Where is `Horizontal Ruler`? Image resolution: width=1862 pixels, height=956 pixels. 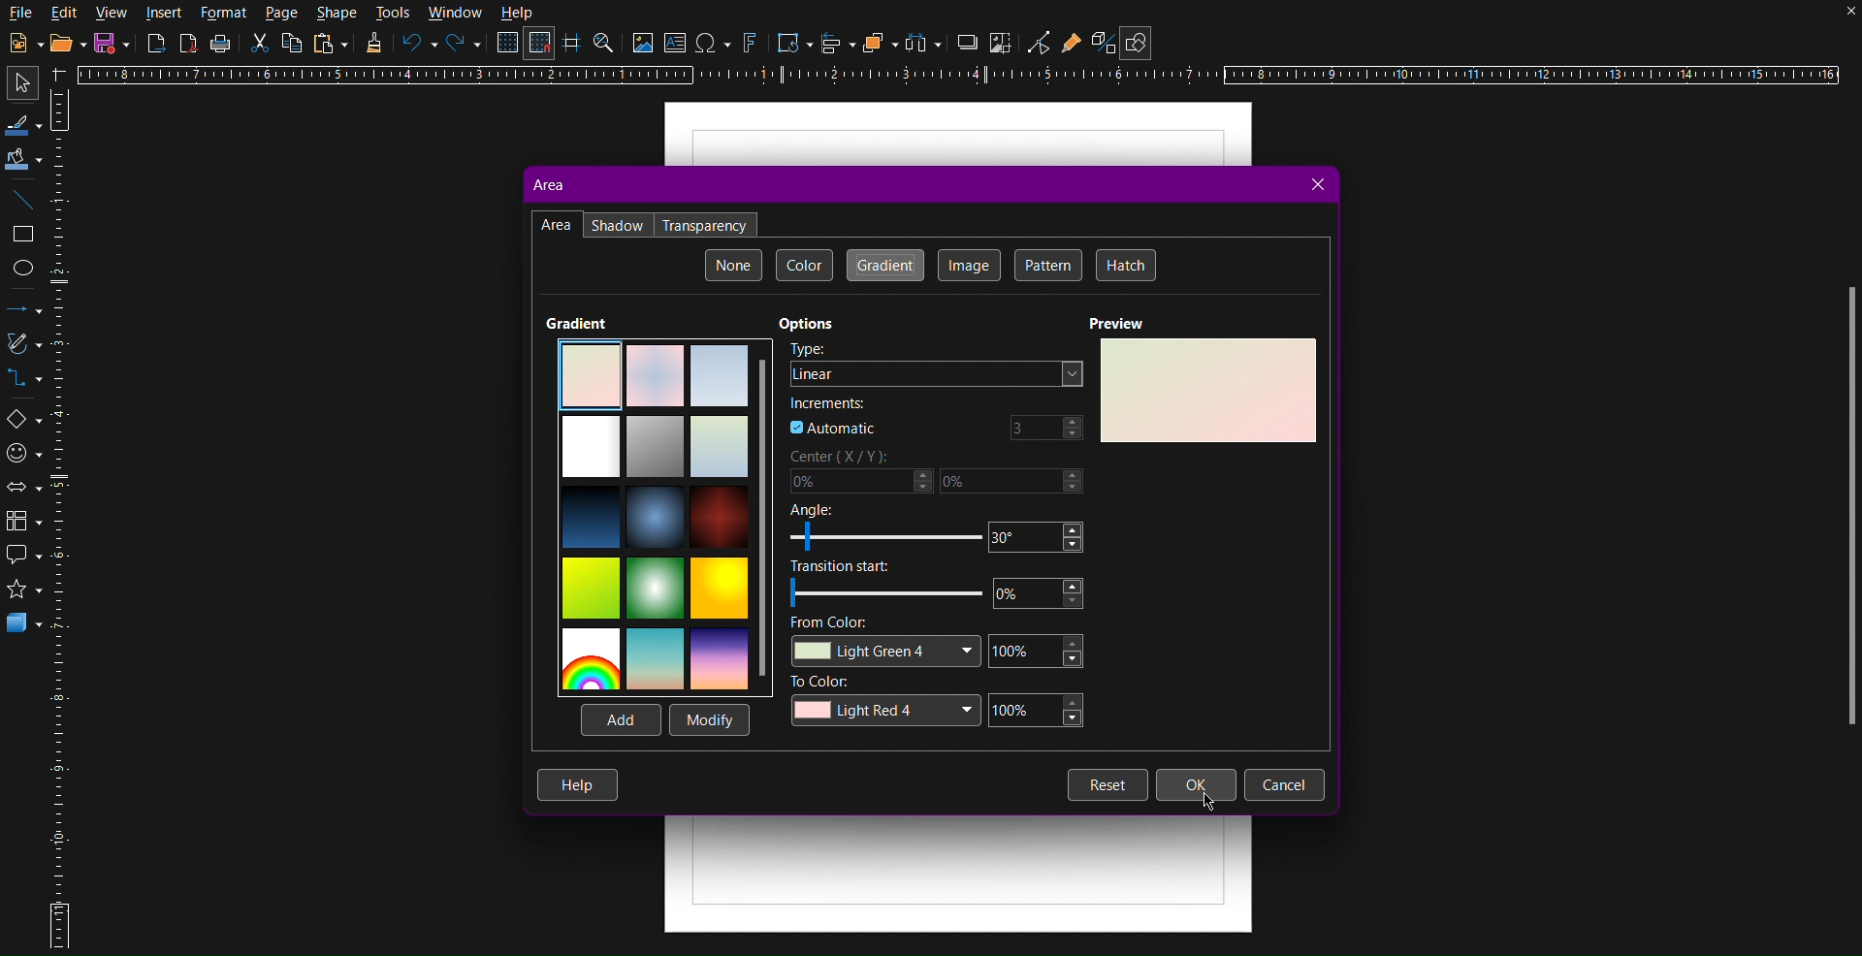 Horizontal Ruler is located at coordinates (967, 77).